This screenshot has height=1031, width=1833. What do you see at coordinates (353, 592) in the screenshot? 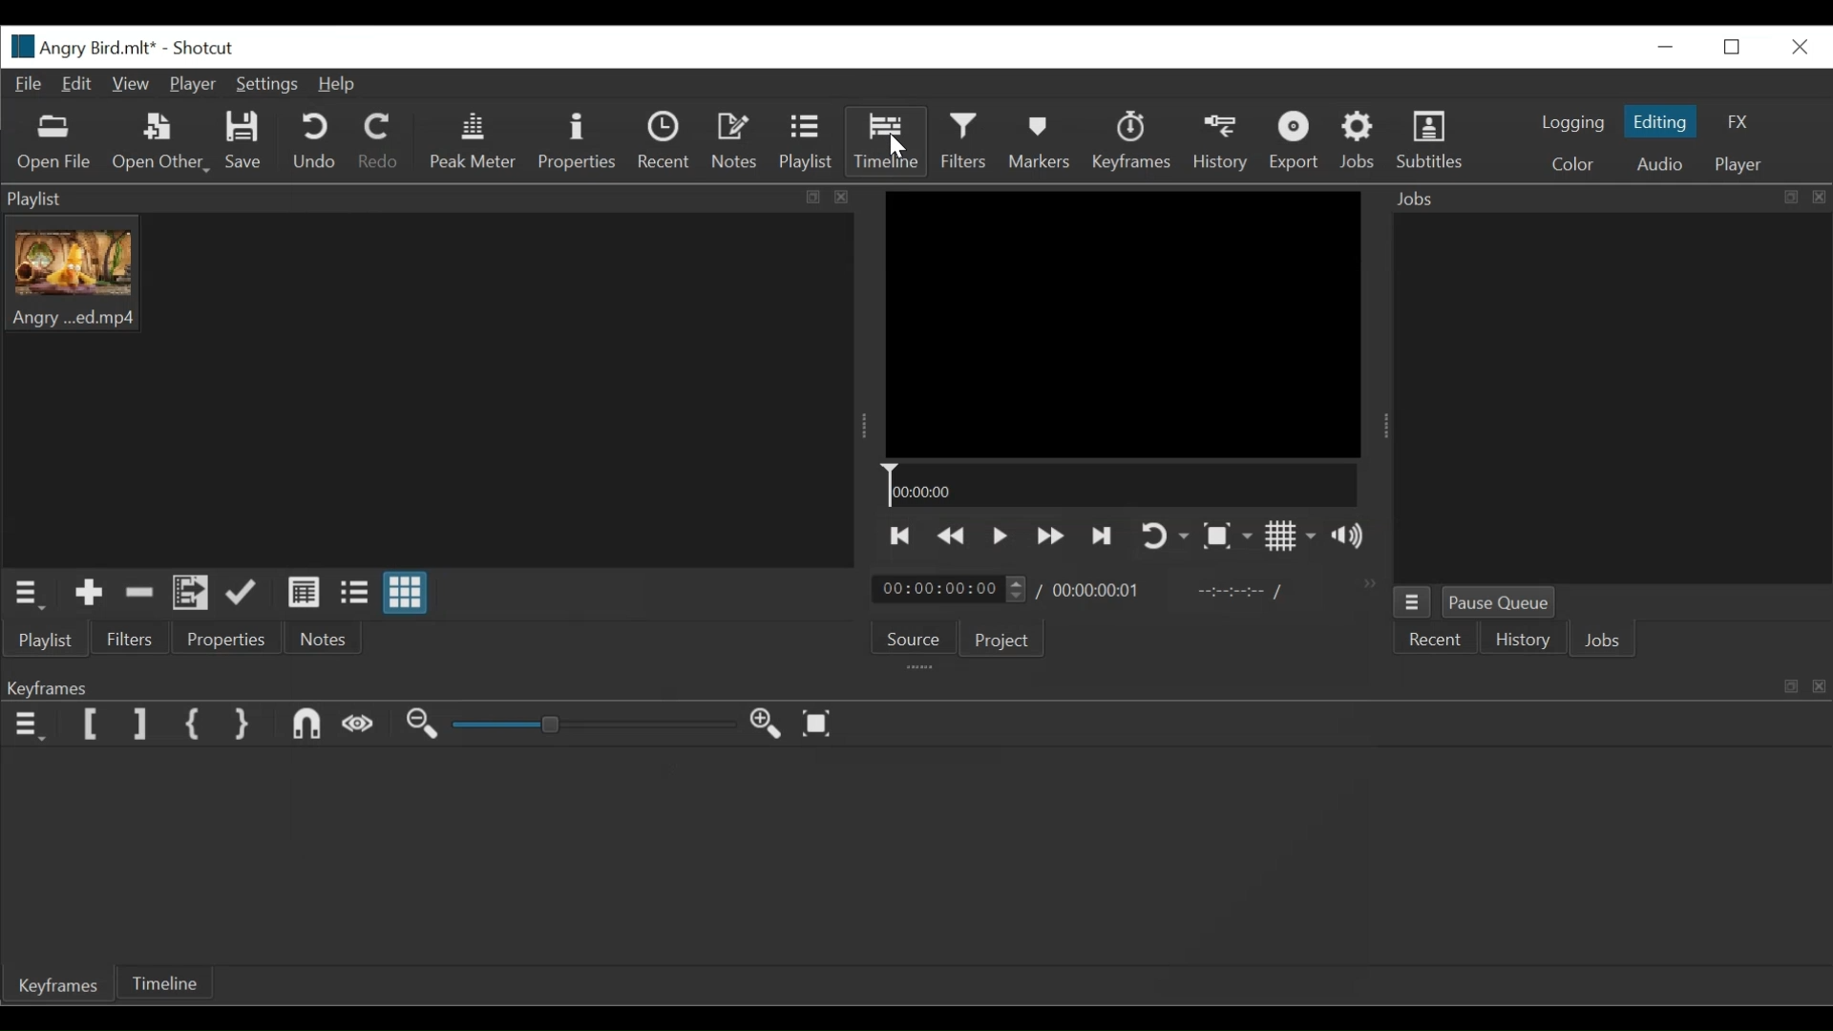
I see `View as files` at bounding box center [353, 592].